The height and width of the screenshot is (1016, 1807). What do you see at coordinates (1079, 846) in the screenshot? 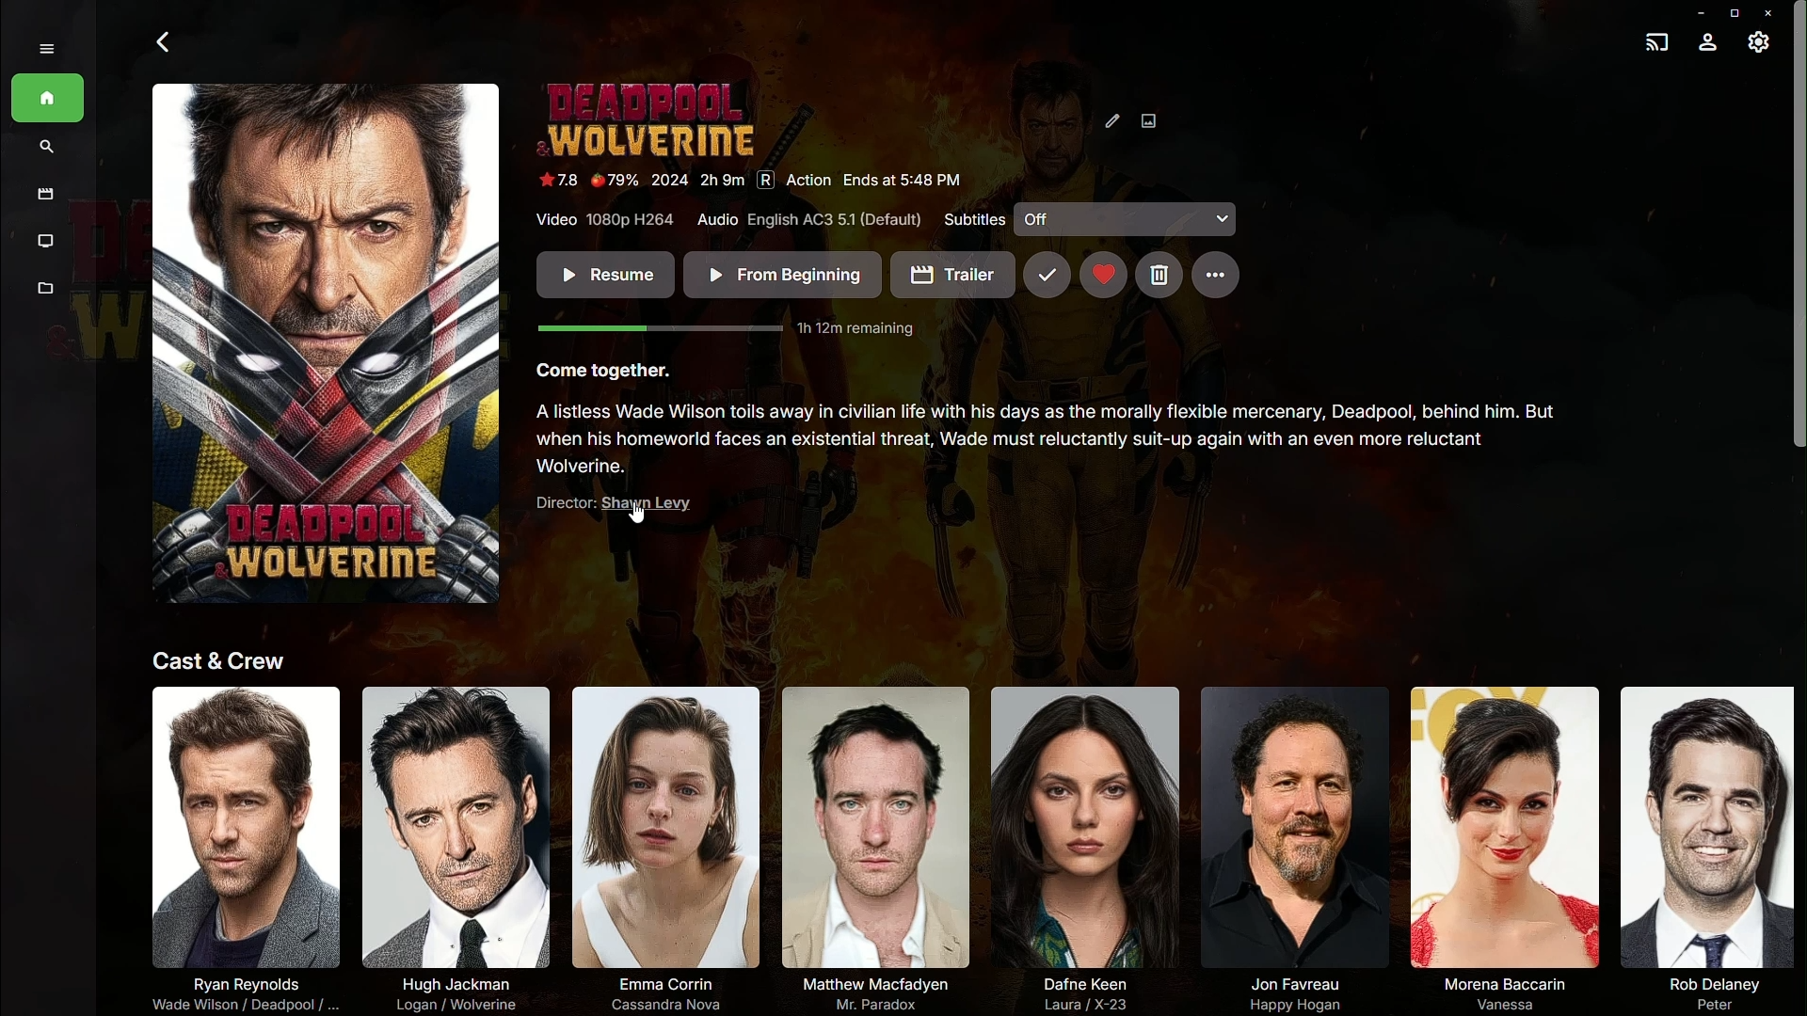
I see `Dafne Keen` at bounding box center [1079, 846].